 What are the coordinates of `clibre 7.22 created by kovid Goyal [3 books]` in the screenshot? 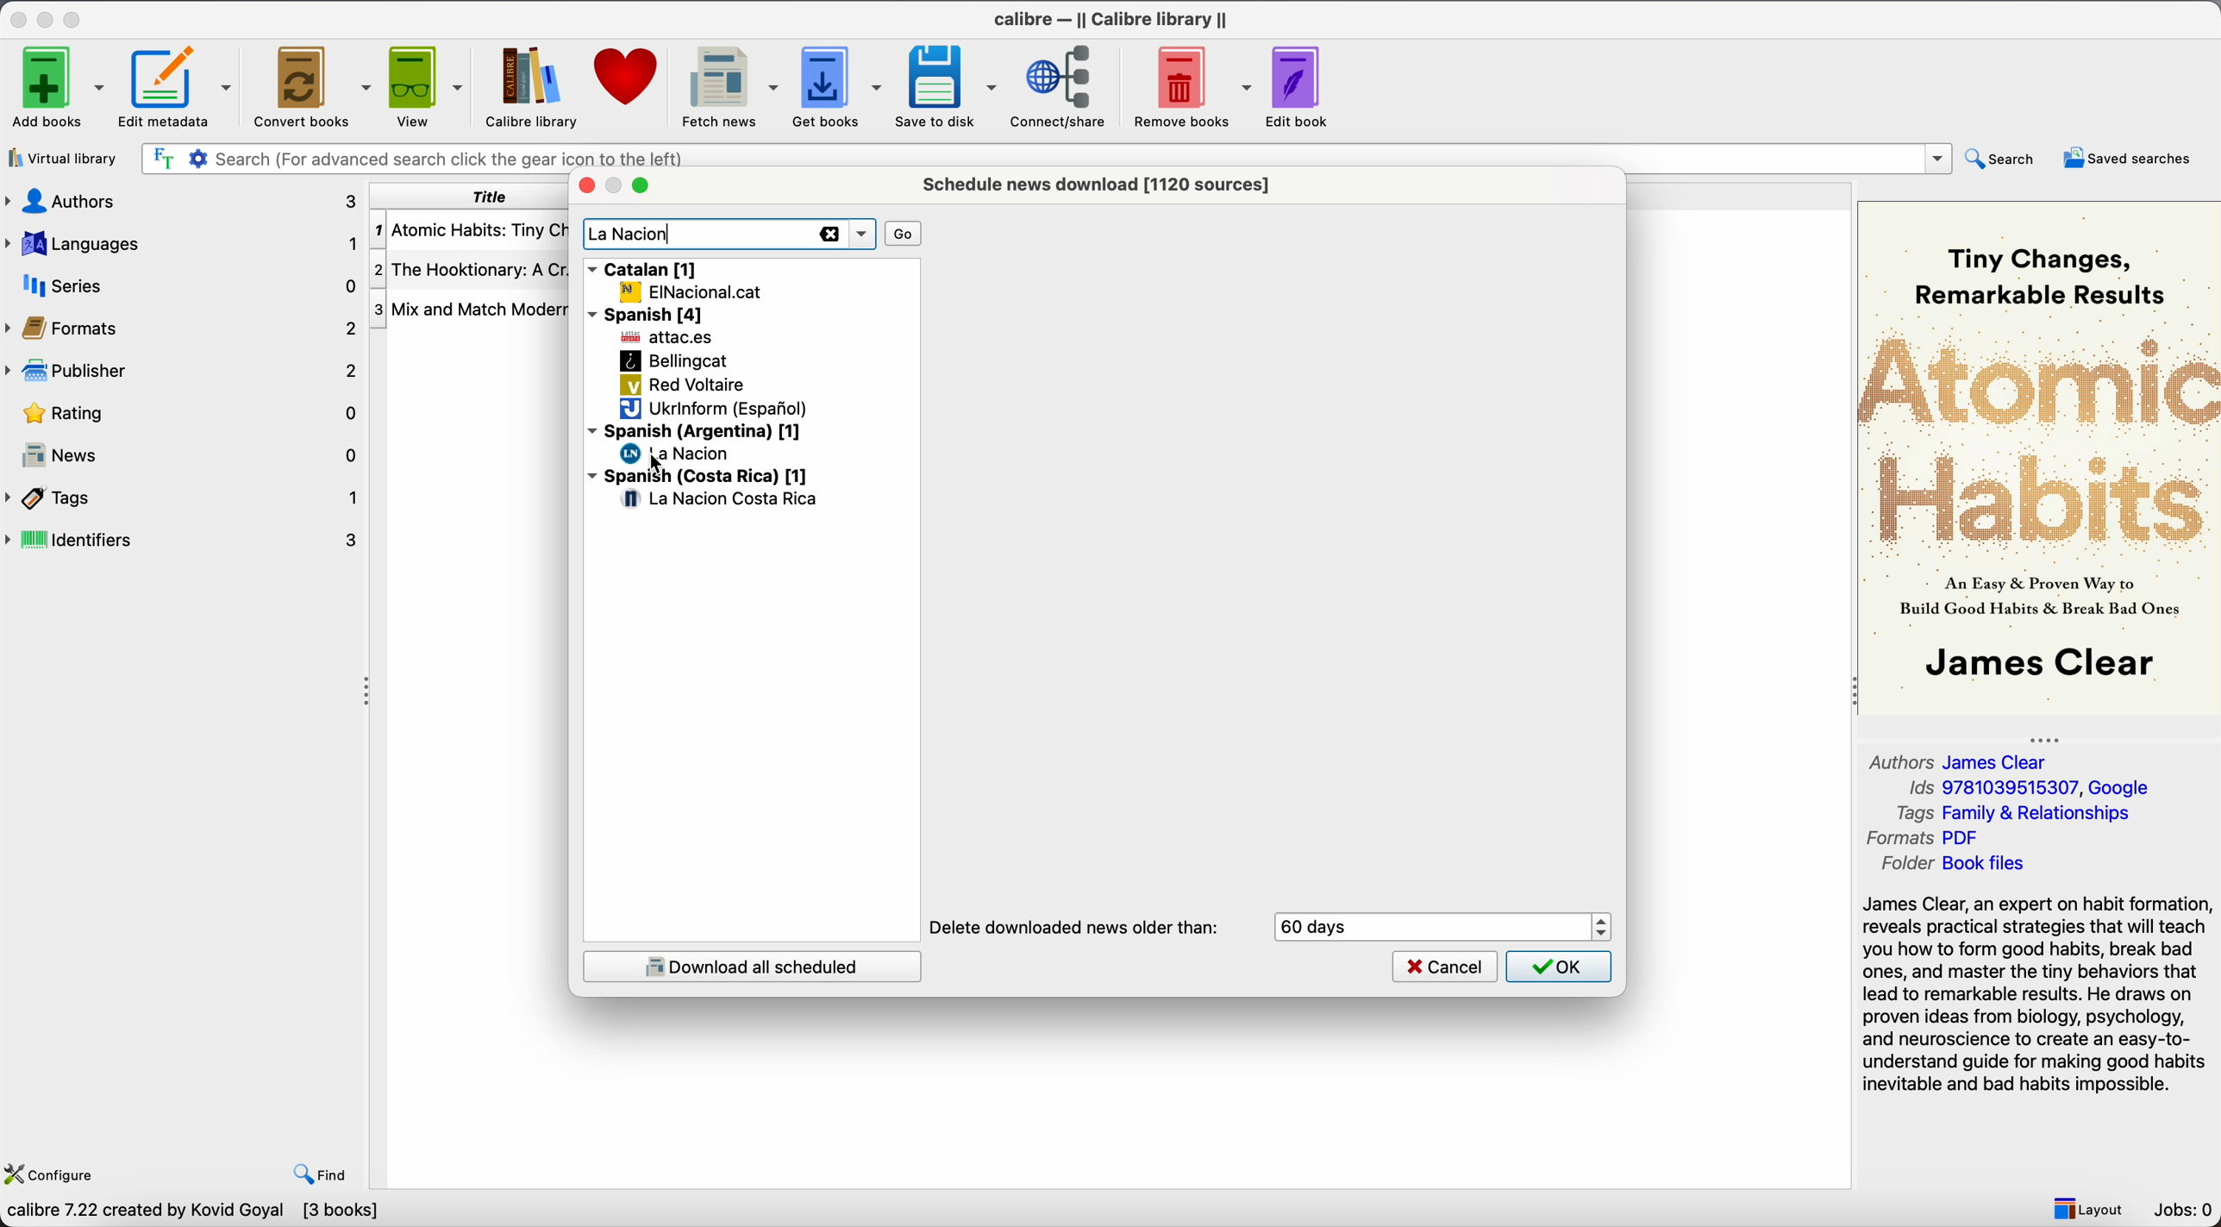 It's located at (191, 1213).